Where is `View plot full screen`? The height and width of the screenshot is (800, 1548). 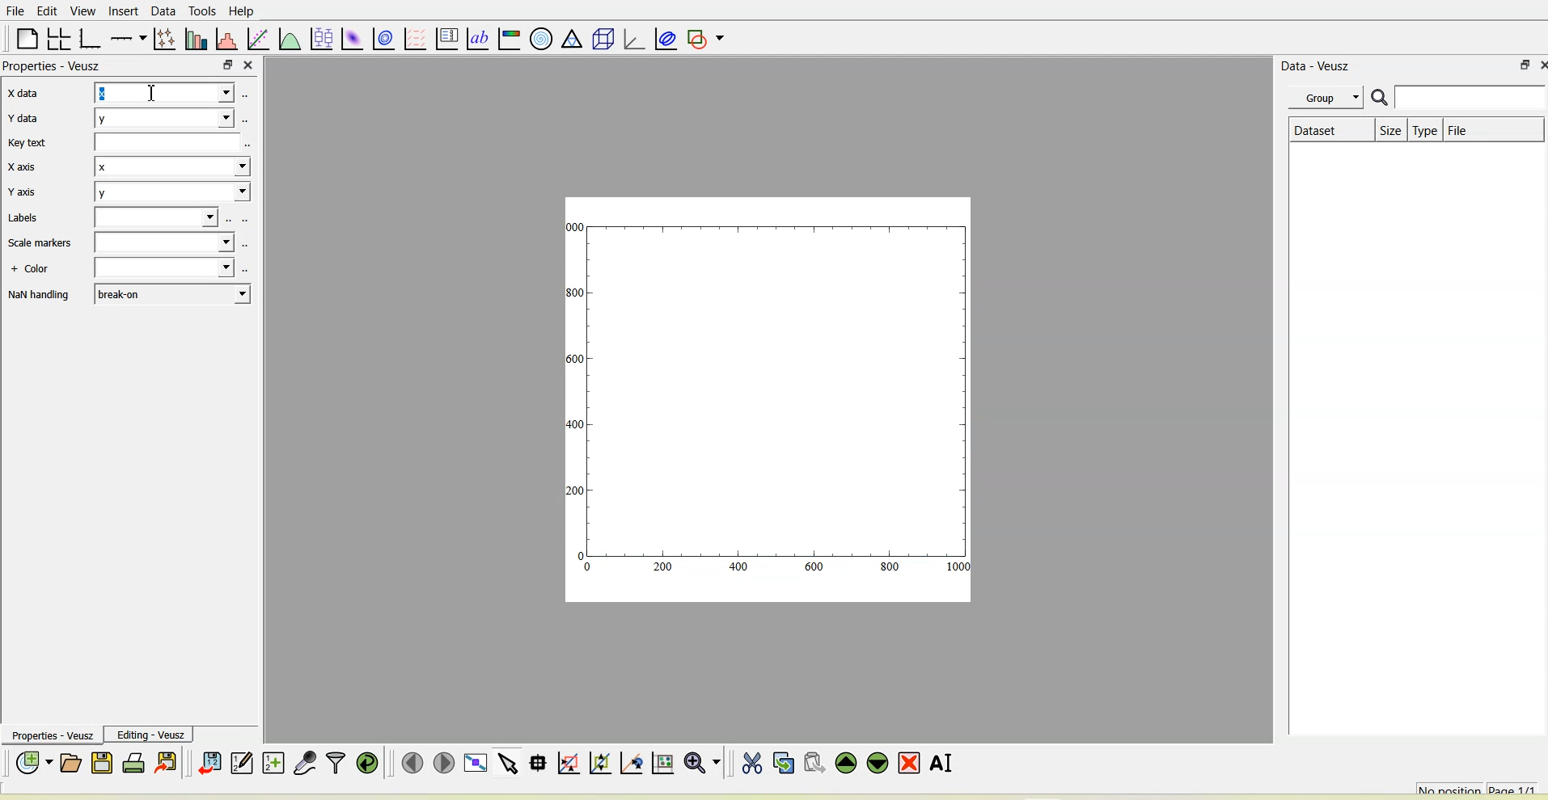 View plot full screen is located at coordinates (476, 763).